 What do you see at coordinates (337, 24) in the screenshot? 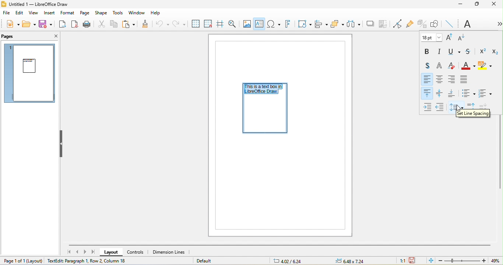
I see `arrange` at bounding box center [337, 24].